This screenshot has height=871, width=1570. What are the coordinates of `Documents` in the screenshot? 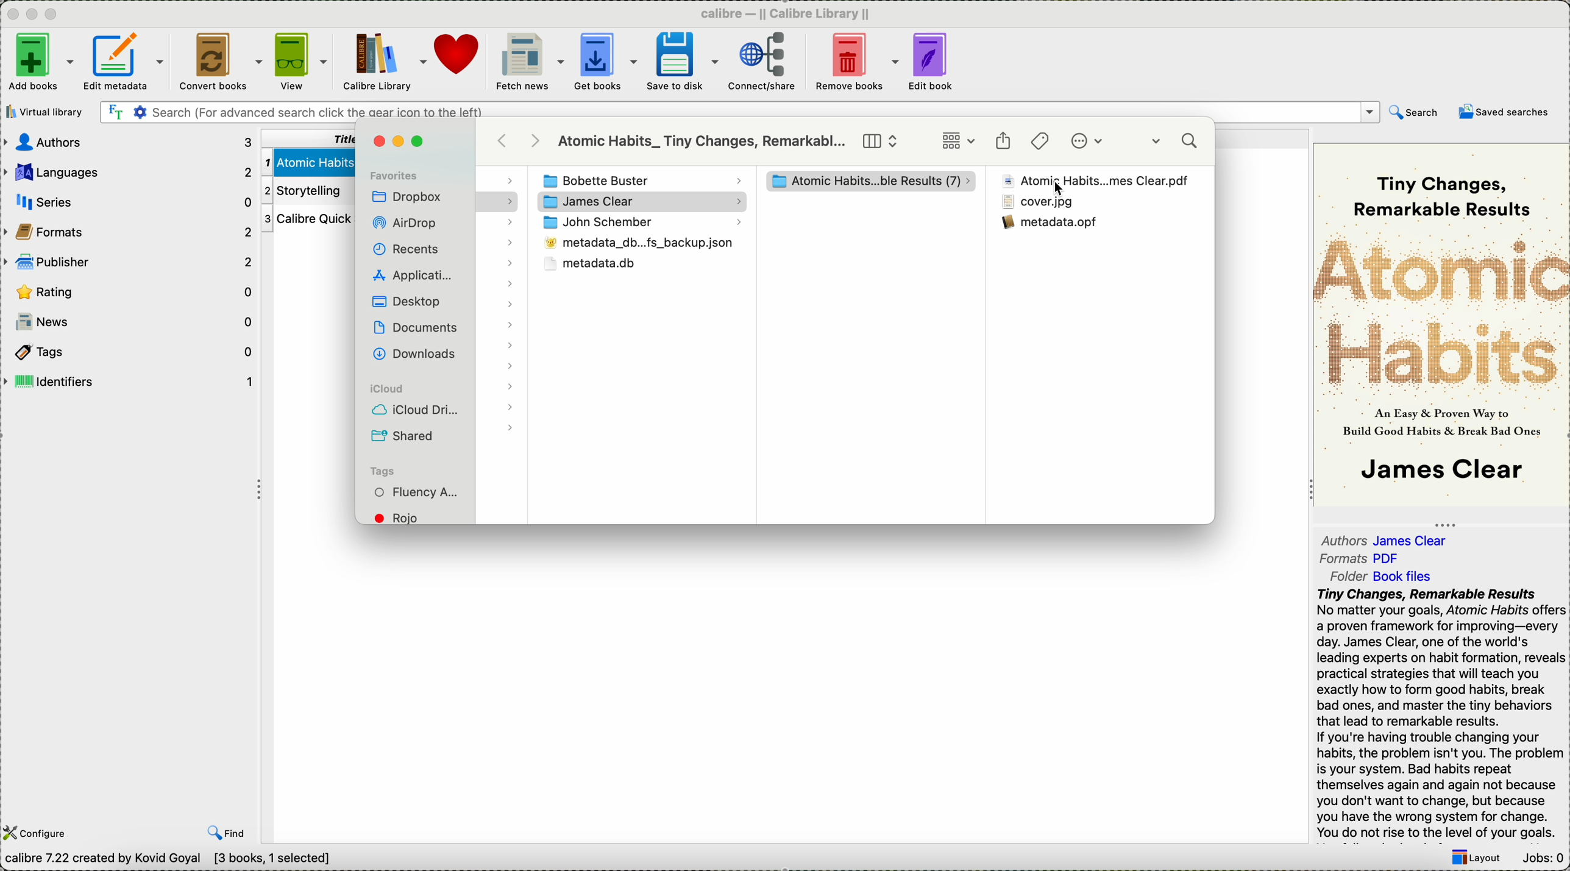 It's located at (416, 327).